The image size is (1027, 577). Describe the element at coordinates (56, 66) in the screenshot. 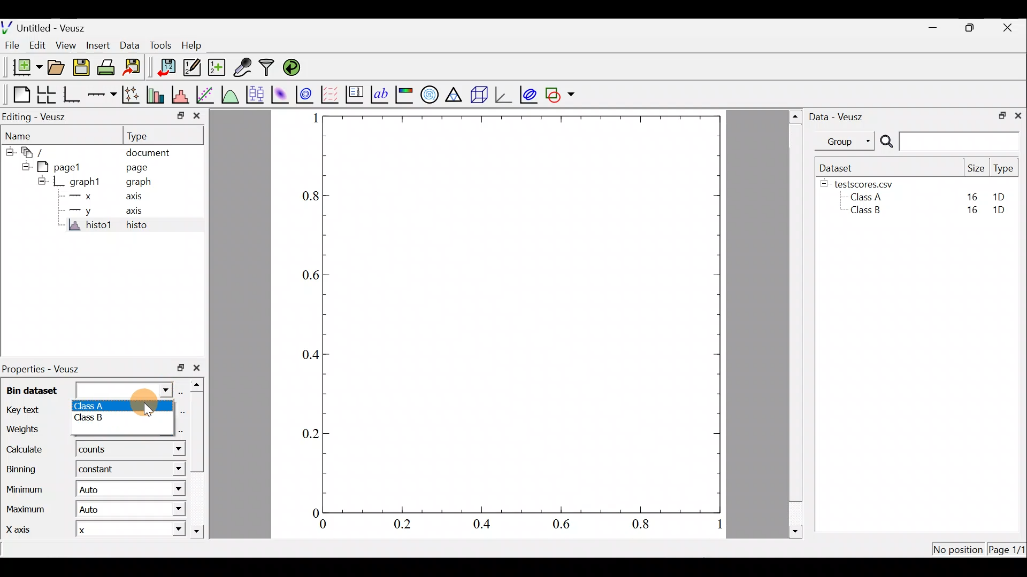

I see `Open a document` at that location.